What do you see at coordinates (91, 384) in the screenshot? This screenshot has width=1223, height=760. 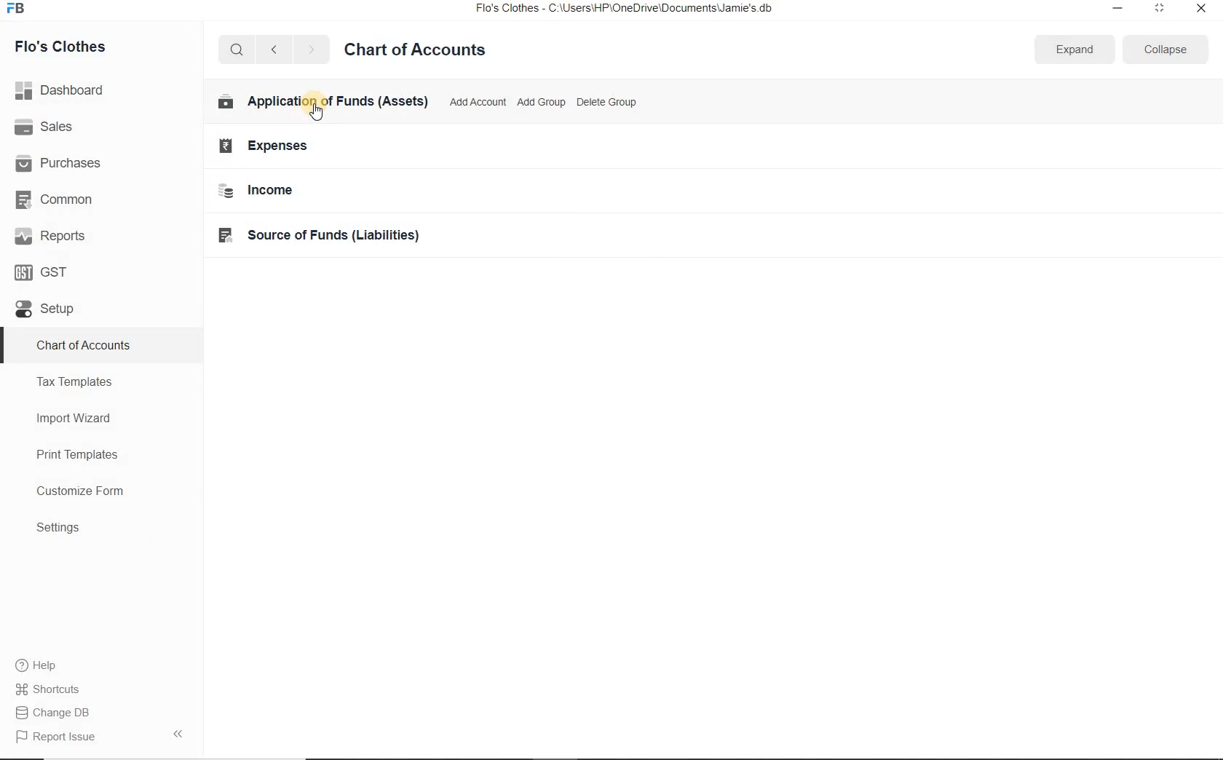 I see `Tax Templates` at bounding box center [91, 384].